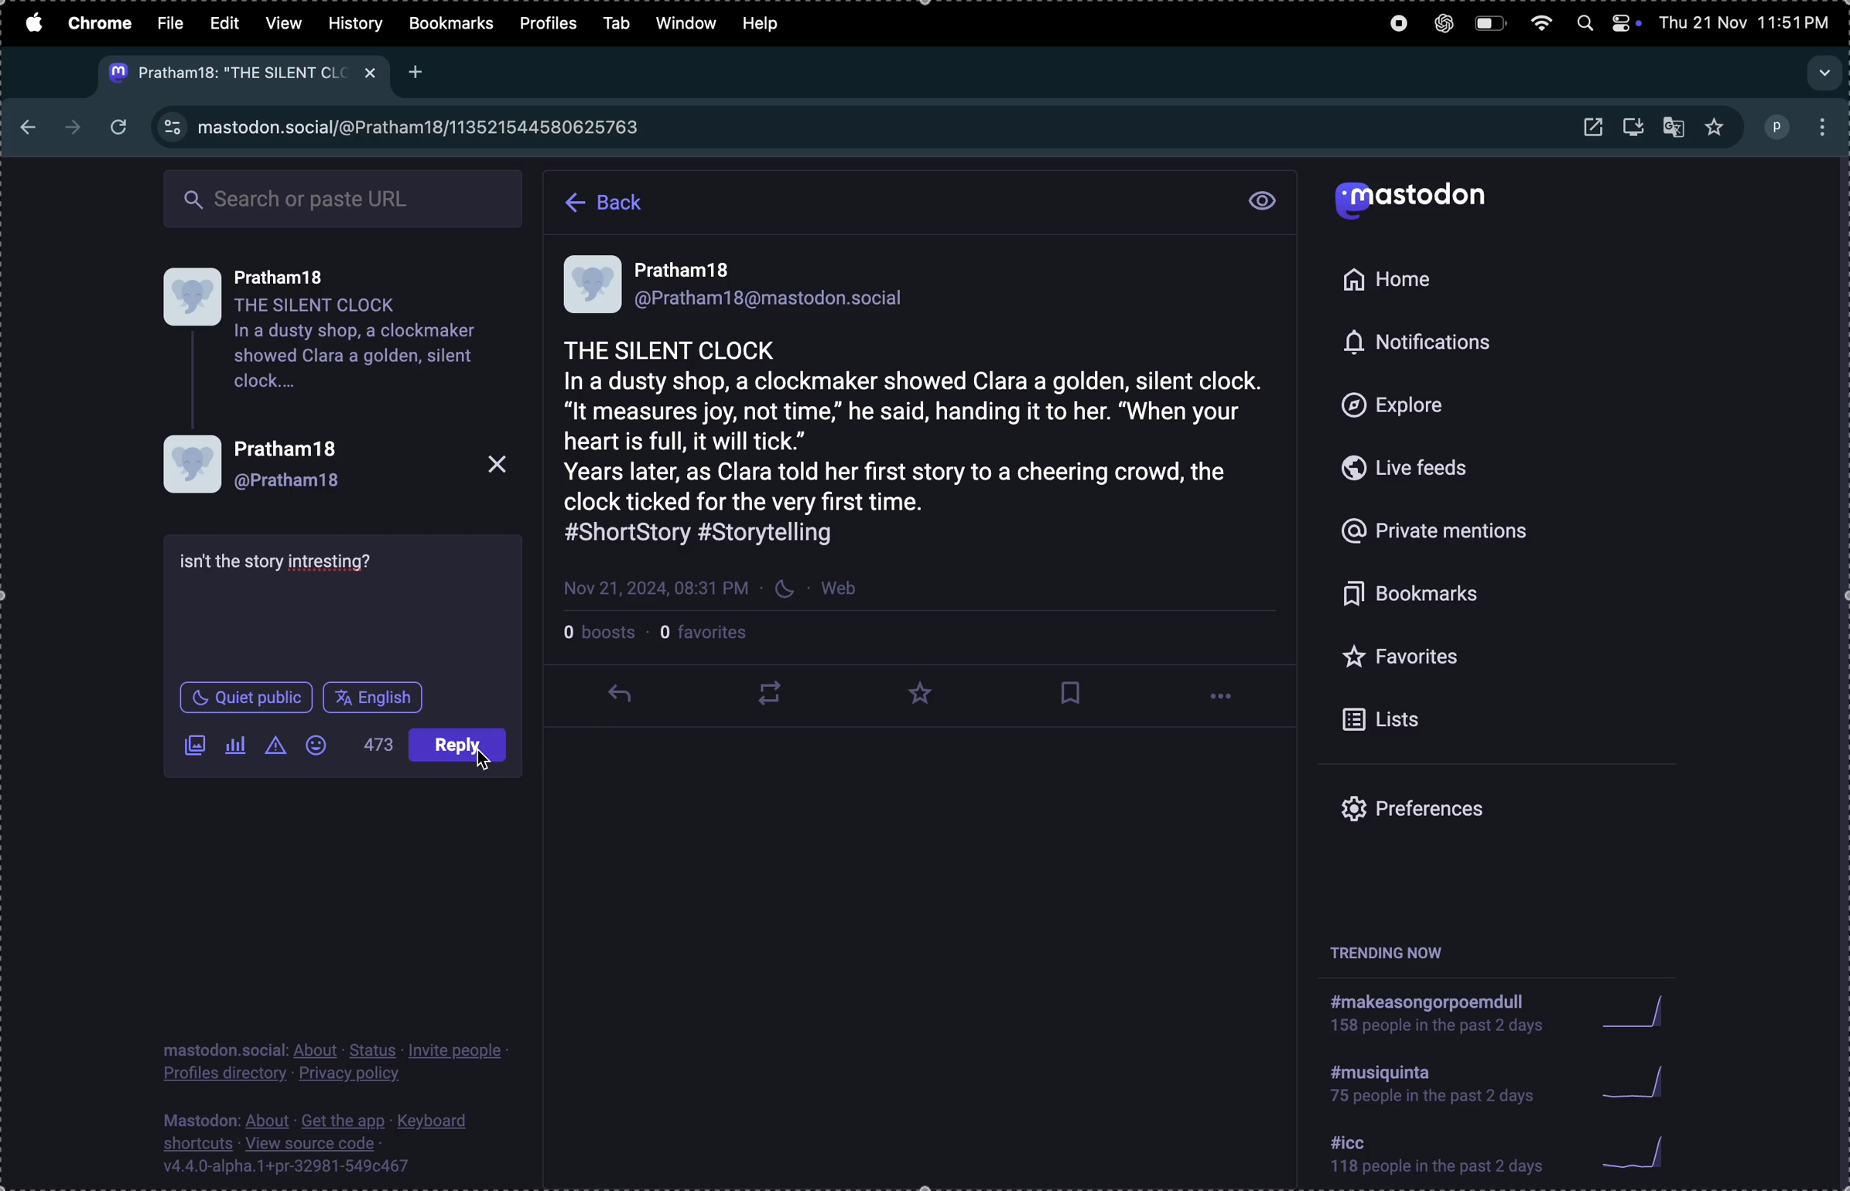 The height and width of the screenshot is (1191, 1850). What do you see at coordinates (1438, 1158) in the screenshot?
I see `icc` at bounding box center [1438, 1158].